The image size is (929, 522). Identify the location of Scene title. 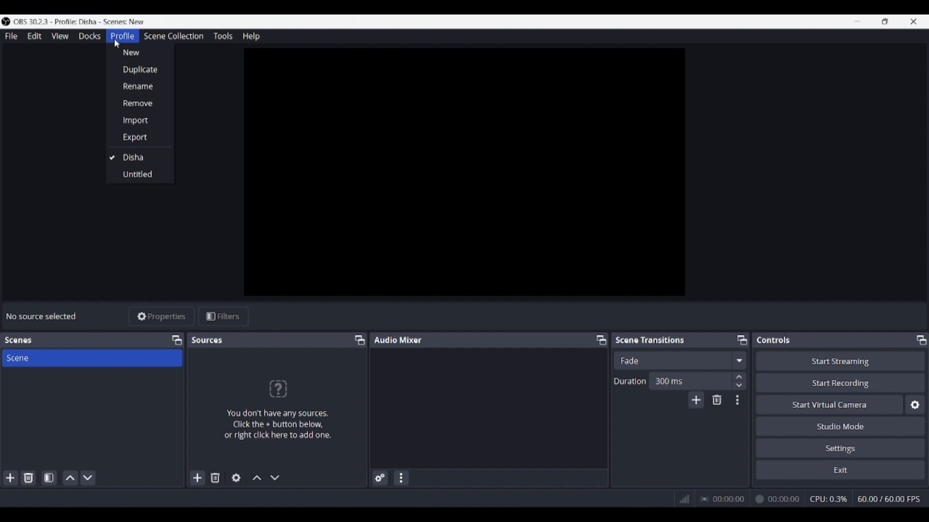
(92, 358).